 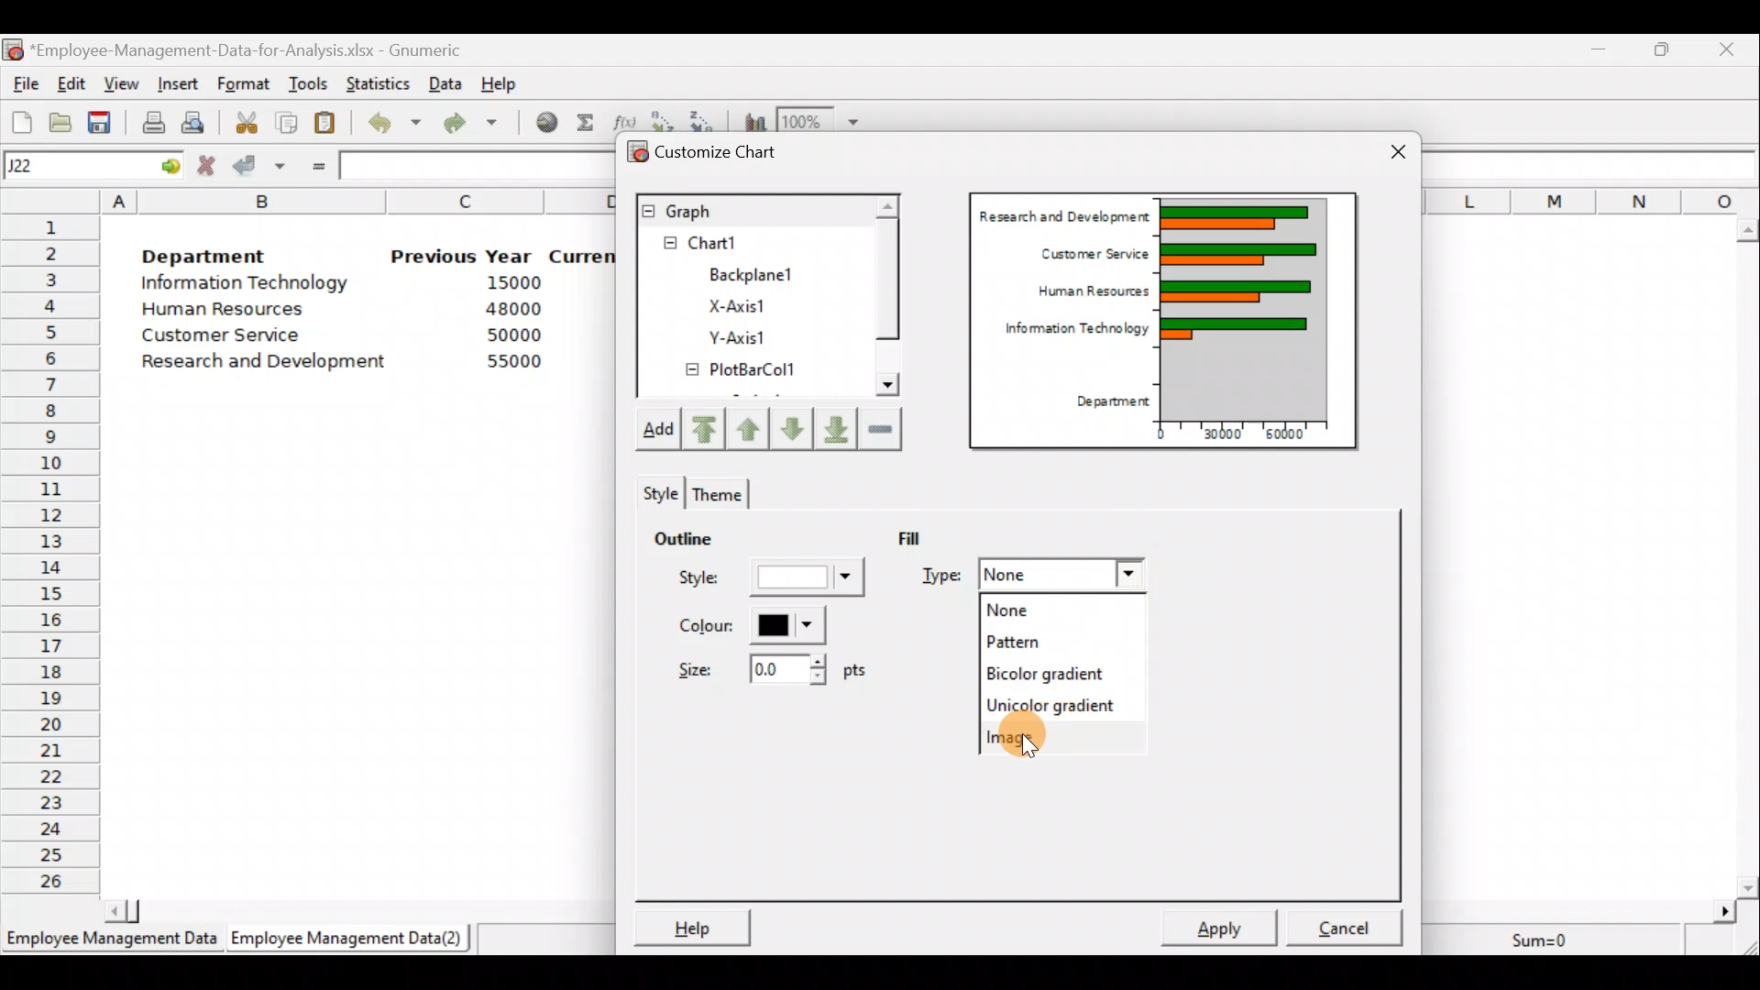 What do you see at coordinates (194, 122) in the screenshot?
I see `Print preview` at bounding box center [194, 122].